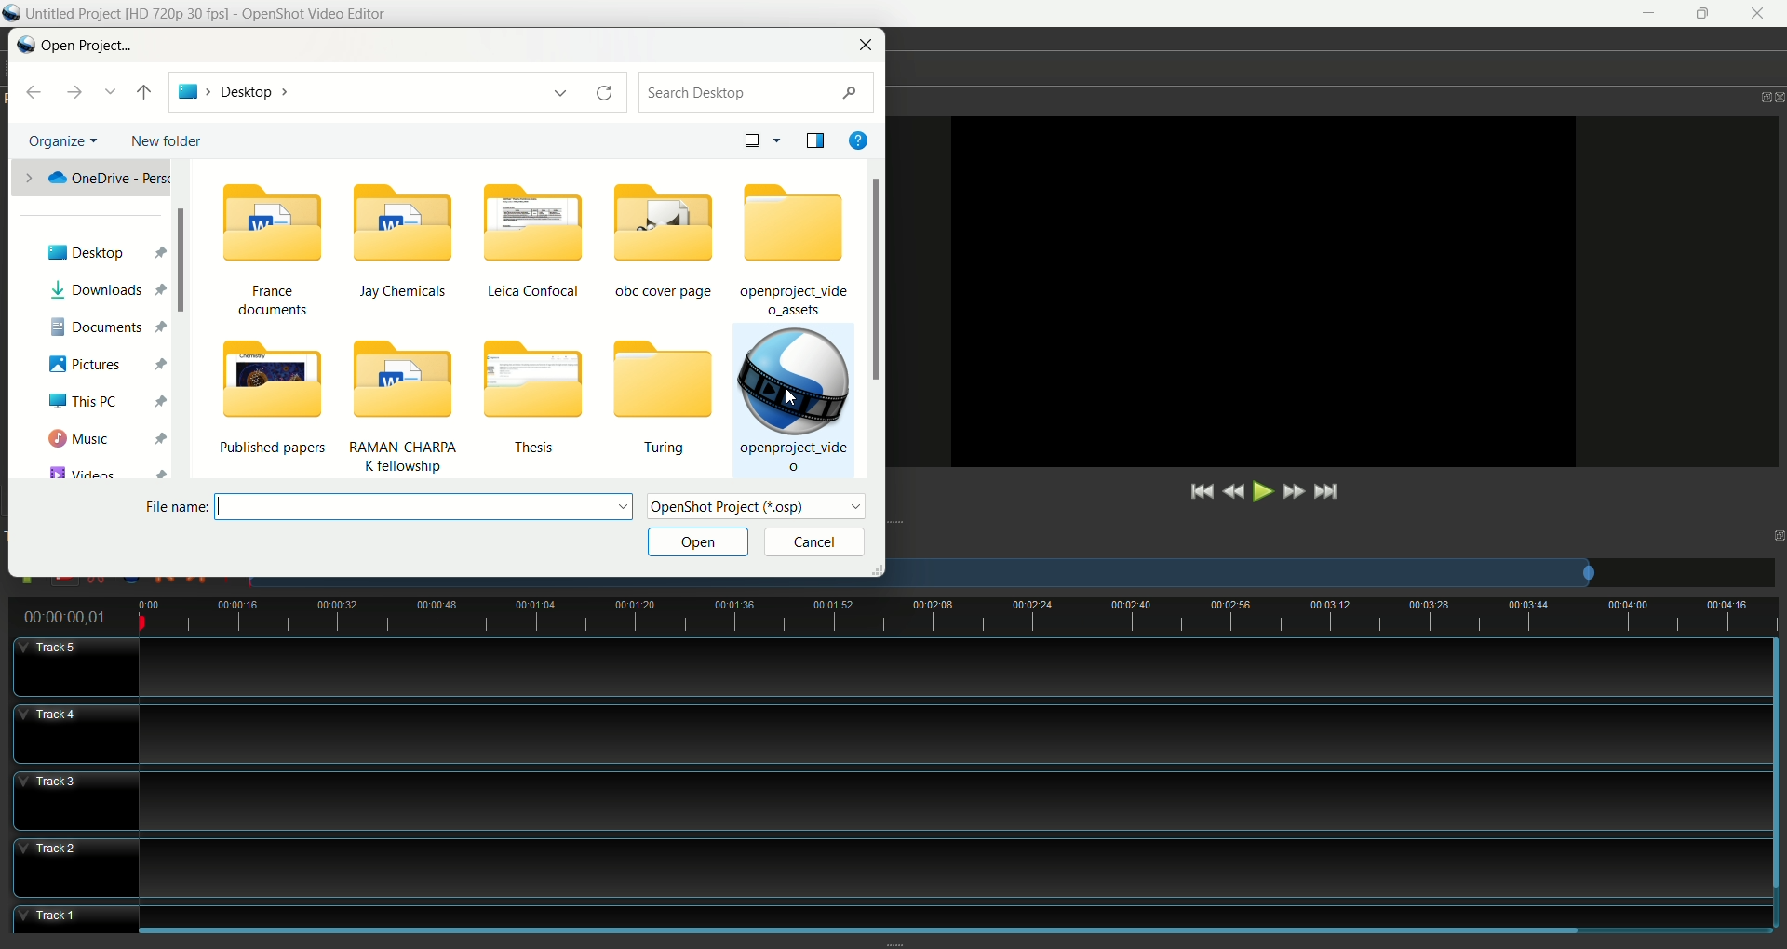 The image size is (1787, 949). What do you see at coordinates (170, 140) in the screenshot?
I see `new folder` at bounding box center [170, 140].